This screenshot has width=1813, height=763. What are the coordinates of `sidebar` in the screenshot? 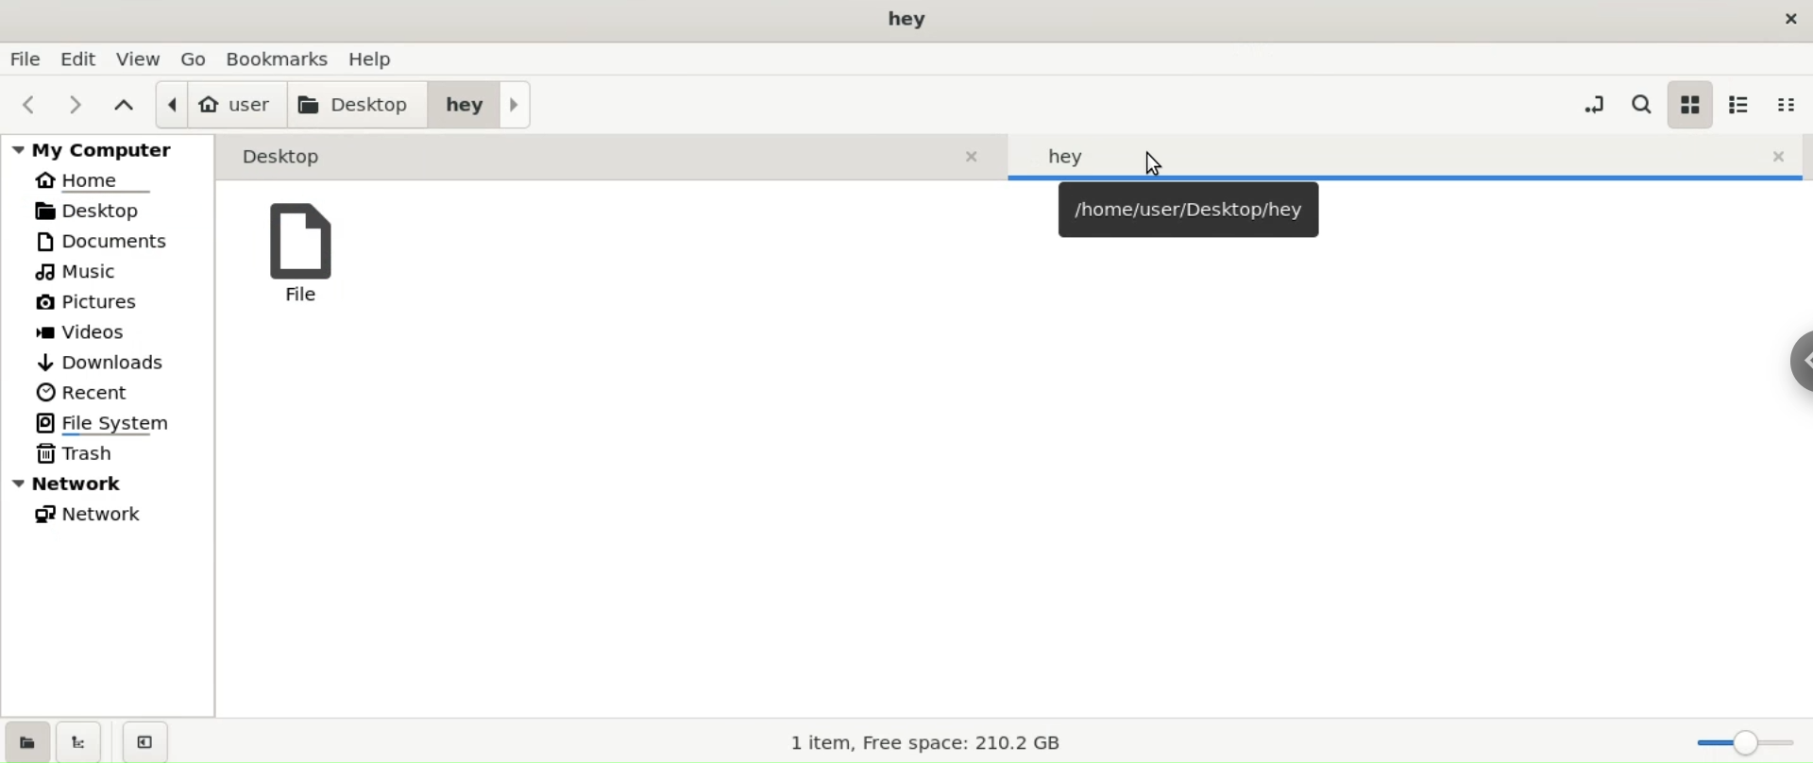 It's located at (1802, 362).